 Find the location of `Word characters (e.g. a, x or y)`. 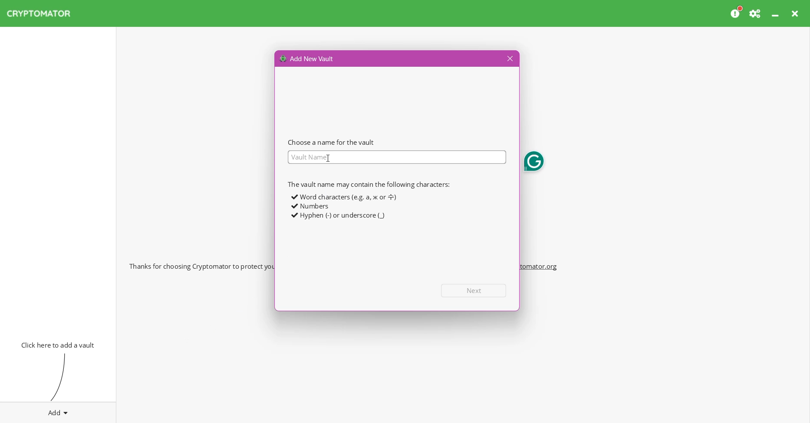

Word characters (e.g. a, x or y) is located at coordinates (343, 197).